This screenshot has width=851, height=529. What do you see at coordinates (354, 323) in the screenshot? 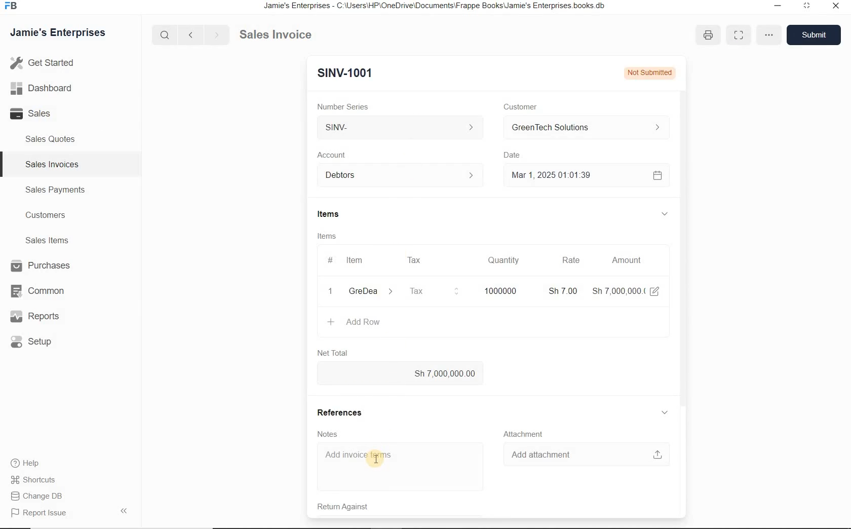
I see `+ Add Row` at bounding box center [354, 323].